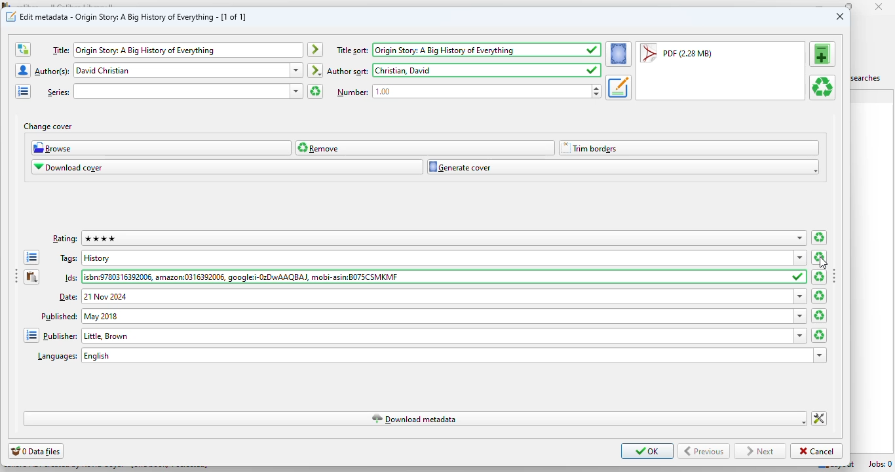 This screenshot has width=895, height=472. I want to click on toggle sidebar, so click(835, 275).